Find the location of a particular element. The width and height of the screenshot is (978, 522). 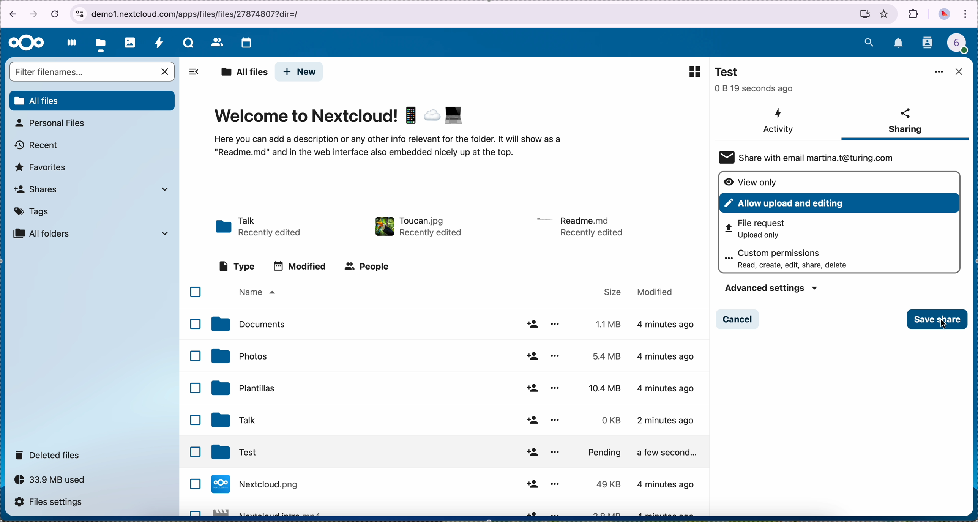

recent is located at coordinates (37, 145).